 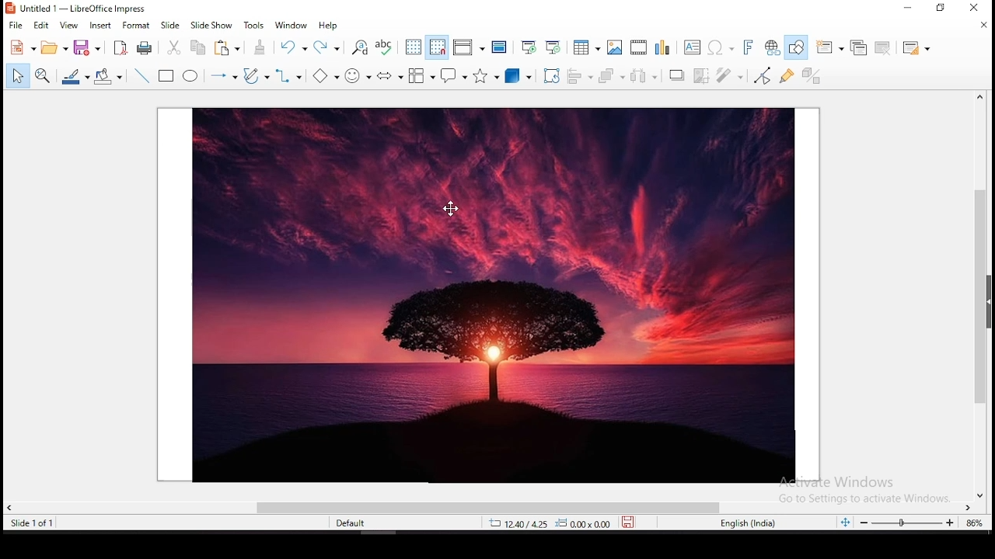 What do you see at coordinates (53, 48) in the screenshot?
I see `open` at bounding box center [53, 48].